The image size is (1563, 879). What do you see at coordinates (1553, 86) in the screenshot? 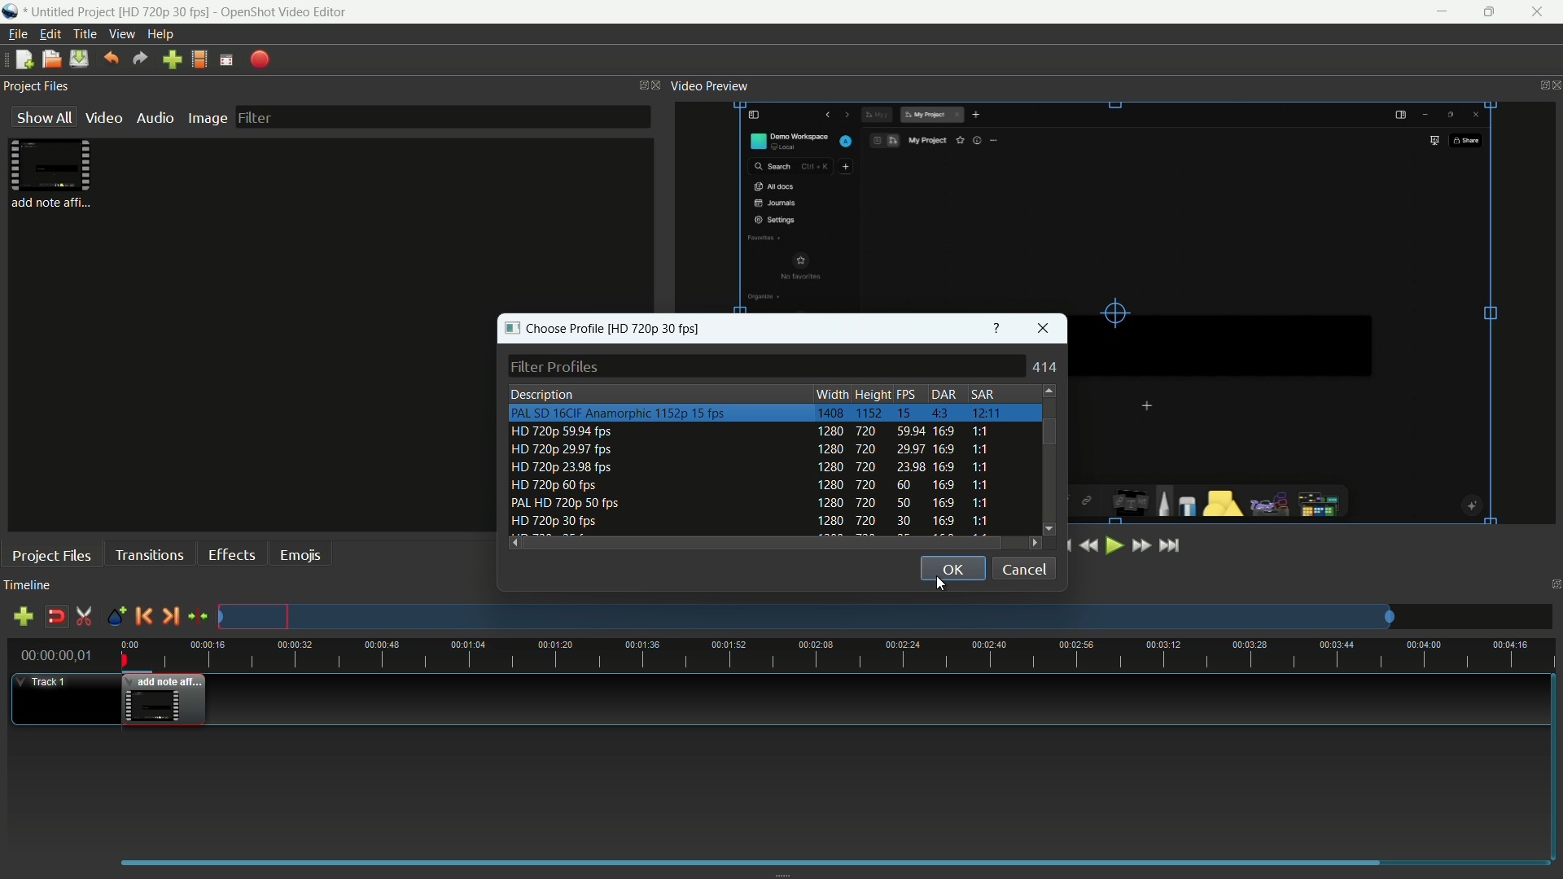
I see `close preview video` at bounding box center [1553, 86].